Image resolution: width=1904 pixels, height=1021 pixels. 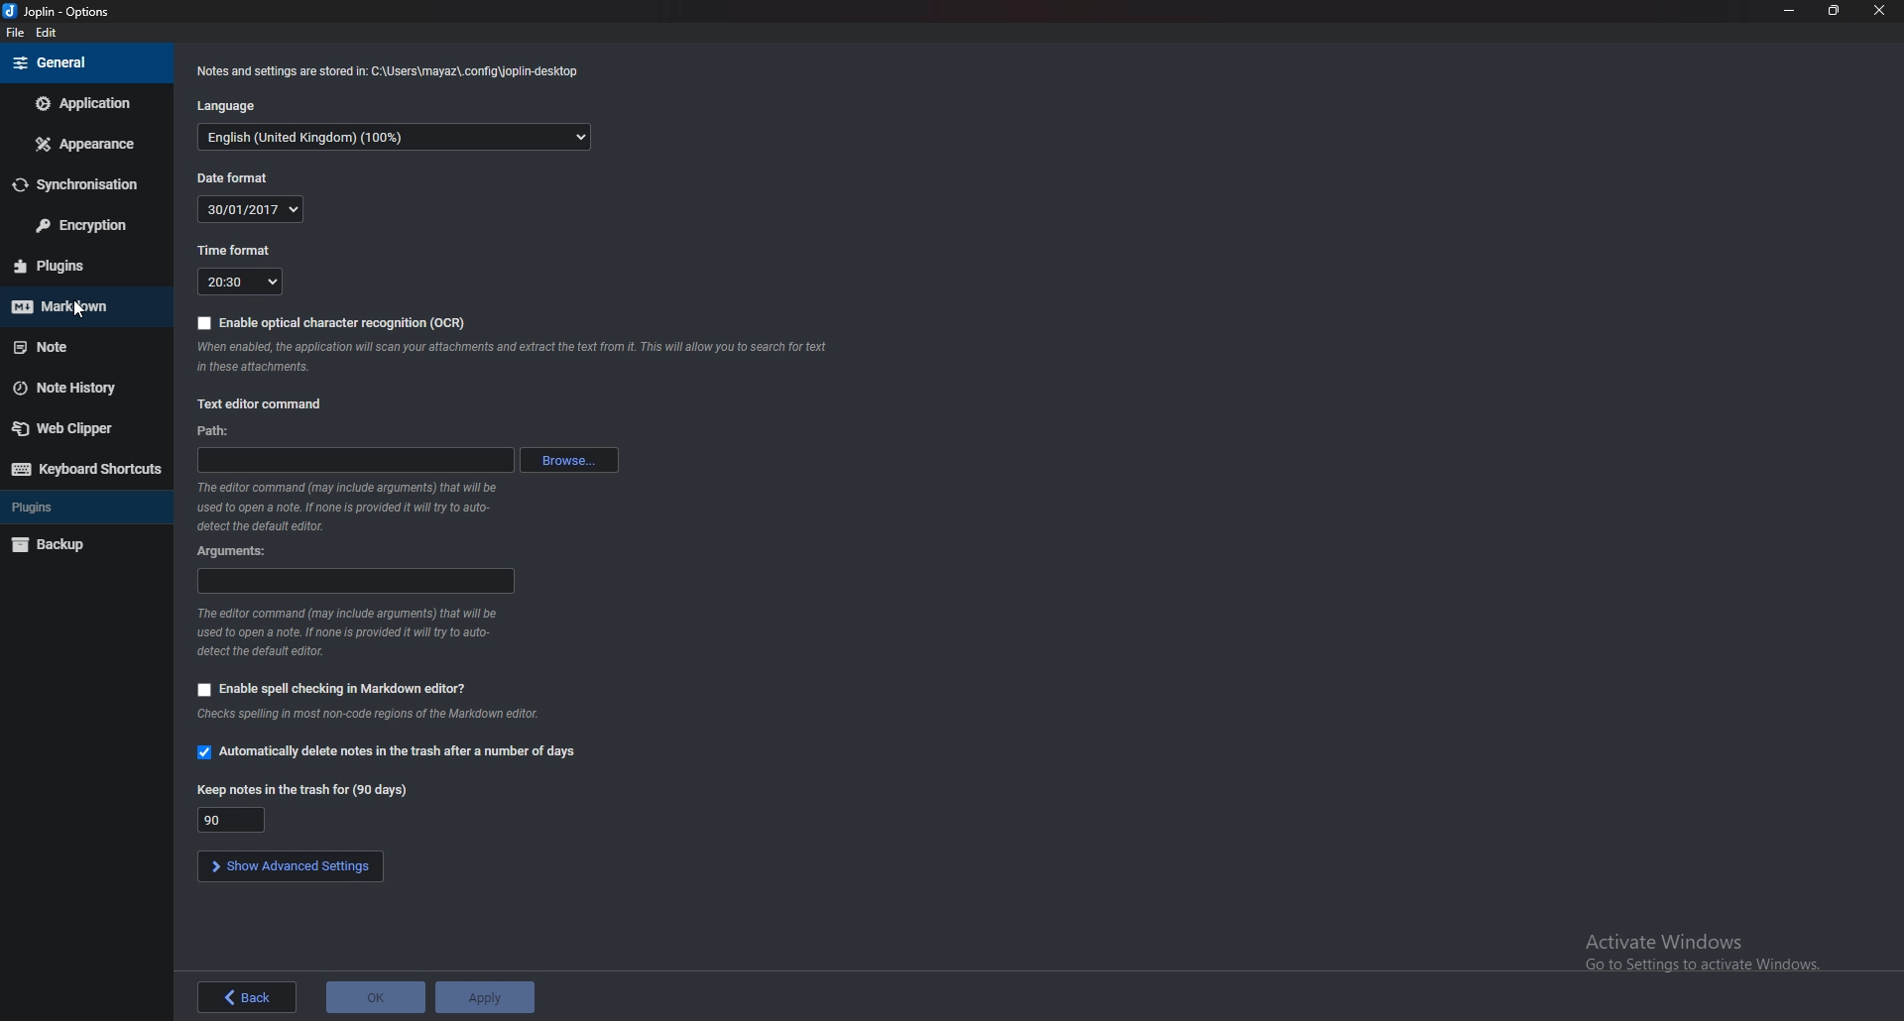 What do you see at coordinates (302, 789) in the screenshot?
I see `Keep notes in the trash for` at bounding box center [302, 789].